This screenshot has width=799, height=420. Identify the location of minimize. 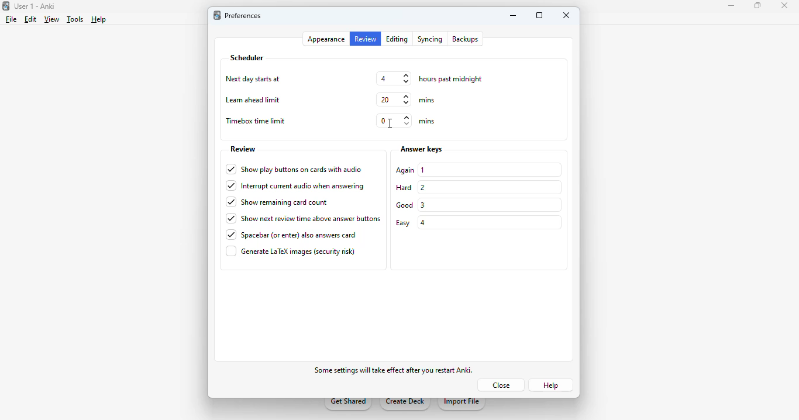
(732, 6).